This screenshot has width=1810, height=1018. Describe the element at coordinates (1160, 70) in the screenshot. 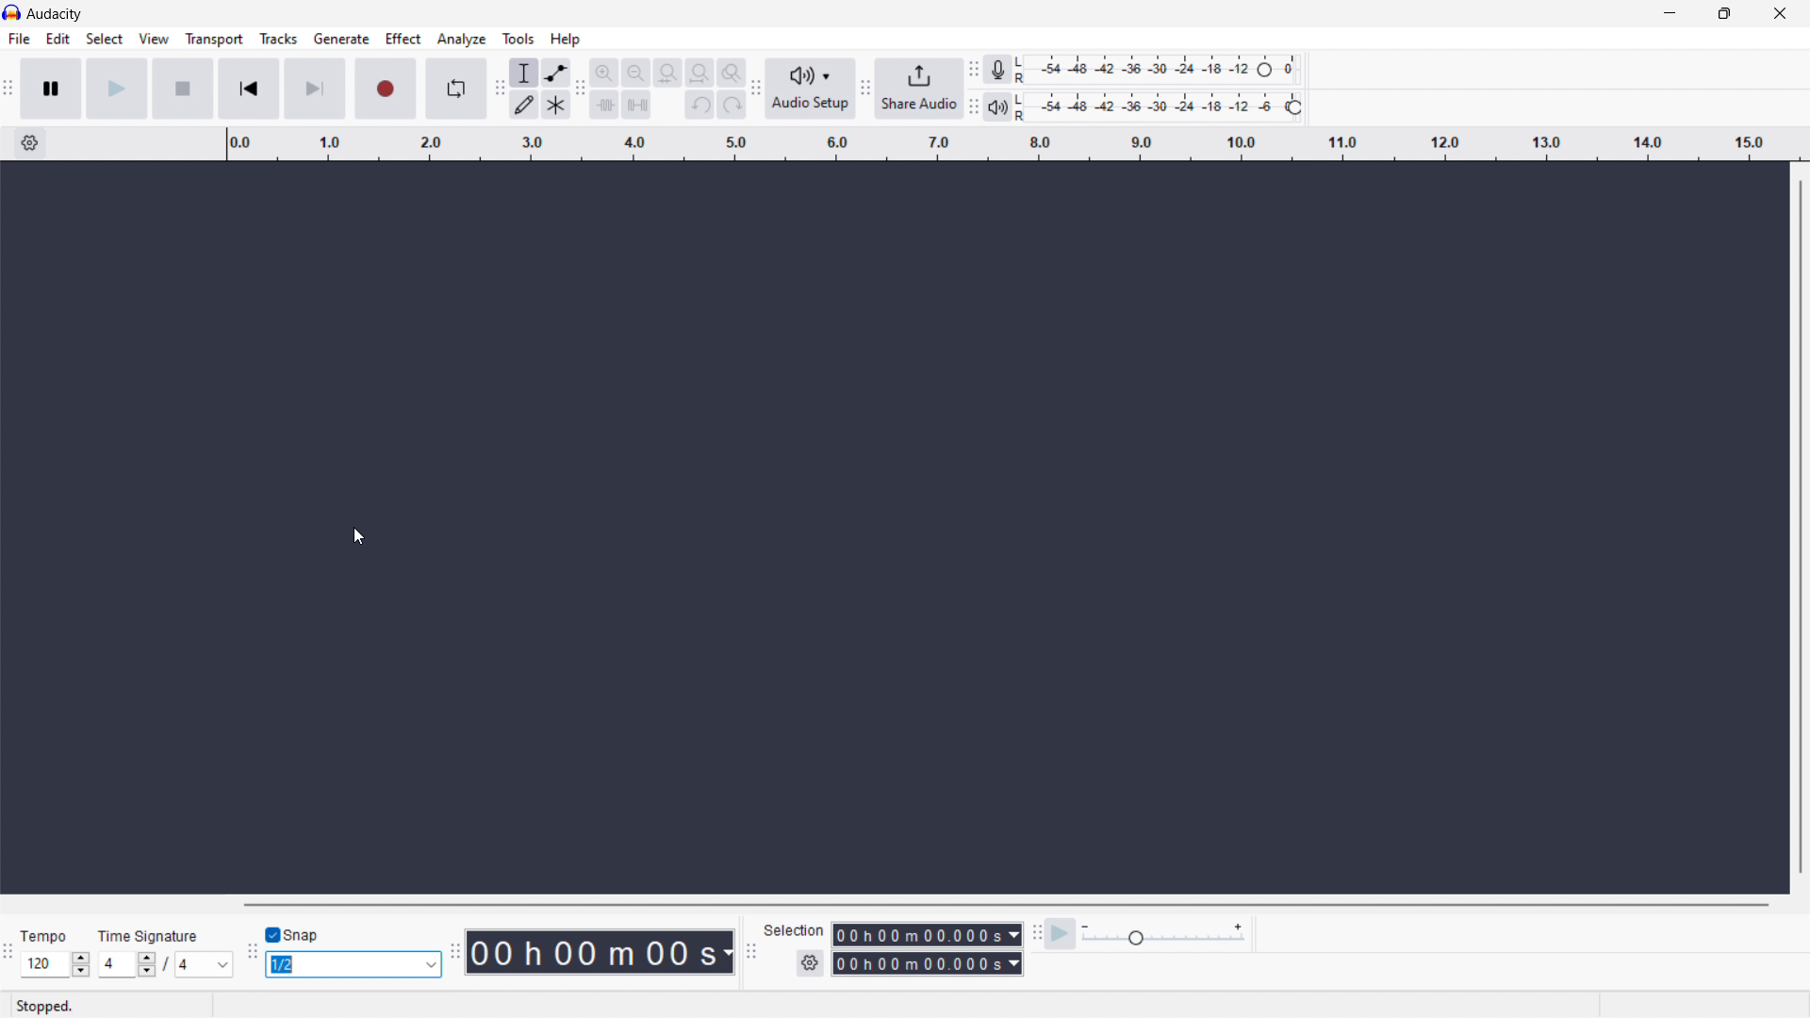

I see `recording level meter` at that location.